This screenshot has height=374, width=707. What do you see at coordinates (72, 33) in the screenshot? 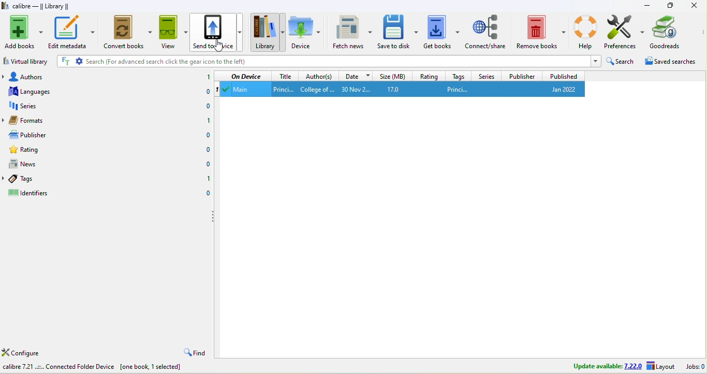
I see `edit metadata` at bounding box center [72, 33].